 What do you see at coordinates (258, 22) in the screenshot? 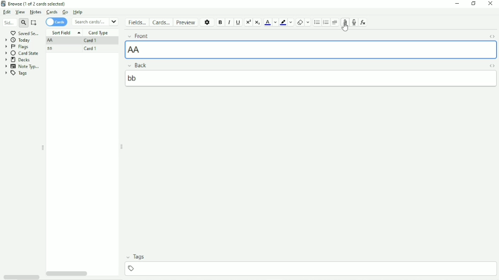
I see `Subscript` at bounding box center [258, 22].